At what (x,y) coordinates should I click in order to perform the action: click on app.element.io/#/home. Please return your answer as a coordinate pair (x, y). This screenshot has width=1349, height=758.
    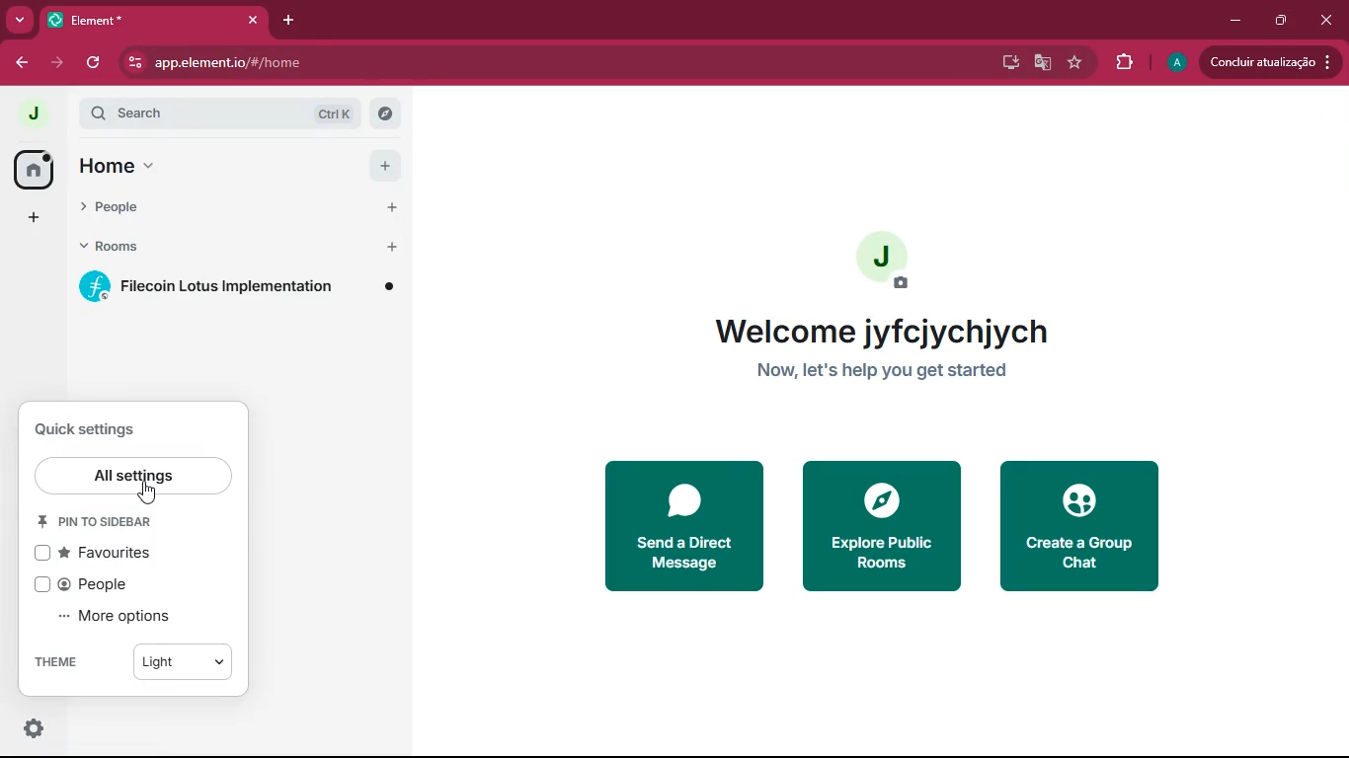
    Looking at the image, I should click on (320, 62).